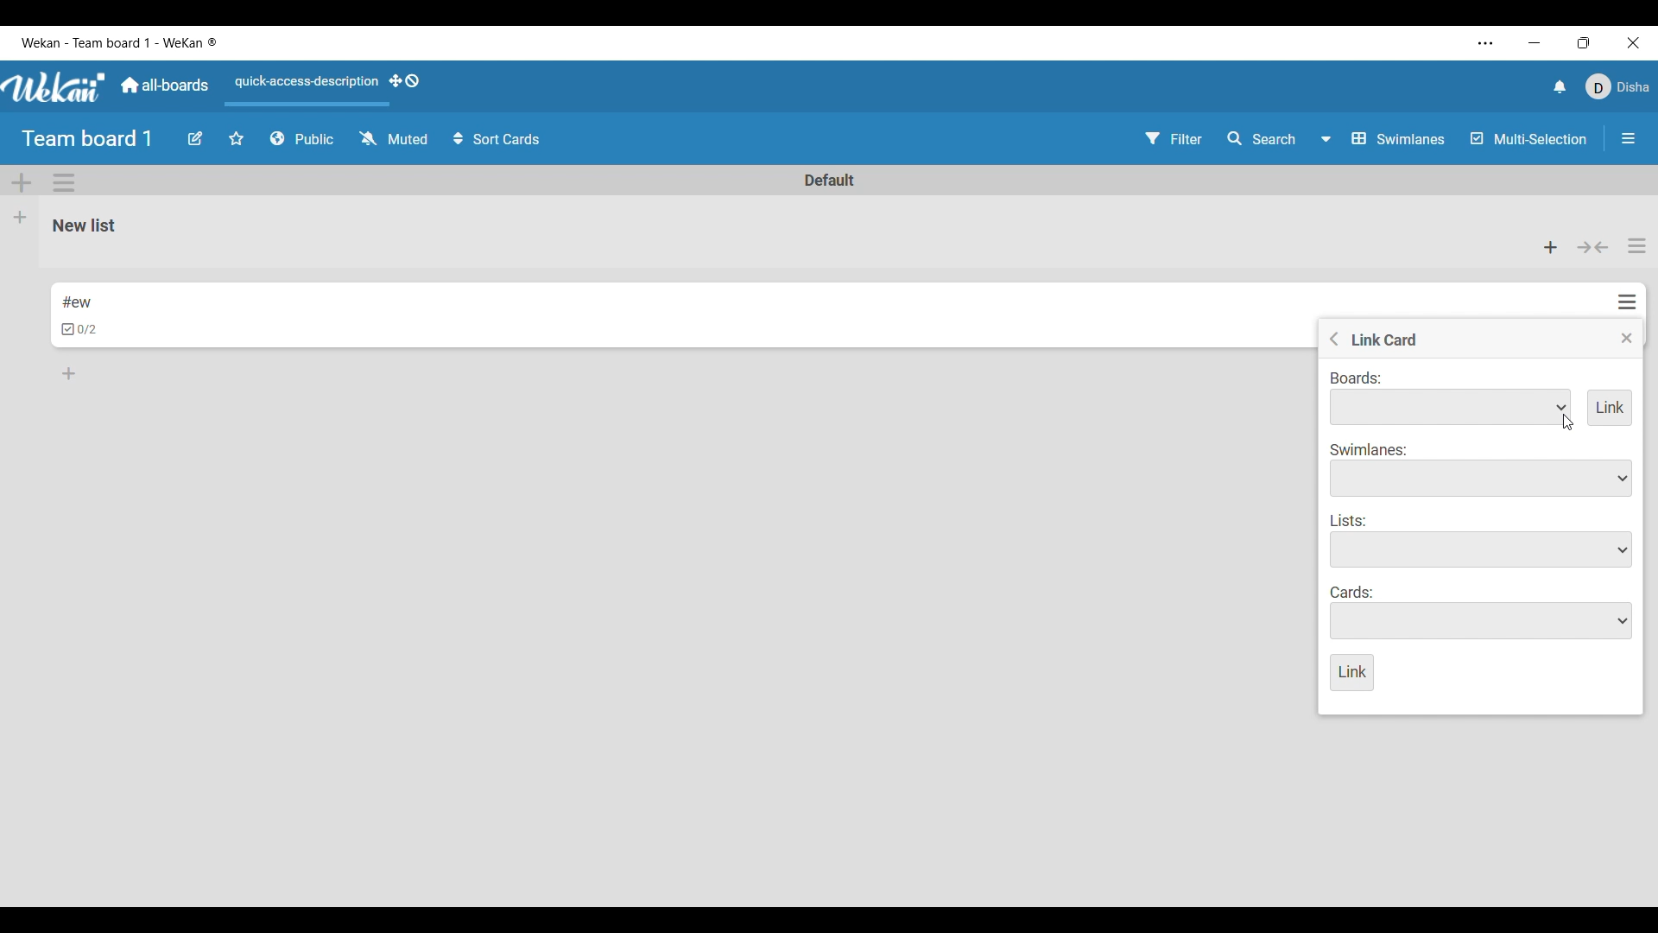 This screenshot has height=933, width=1658. I want to click on Show interface in a smaller tab, so click(1584, 43).